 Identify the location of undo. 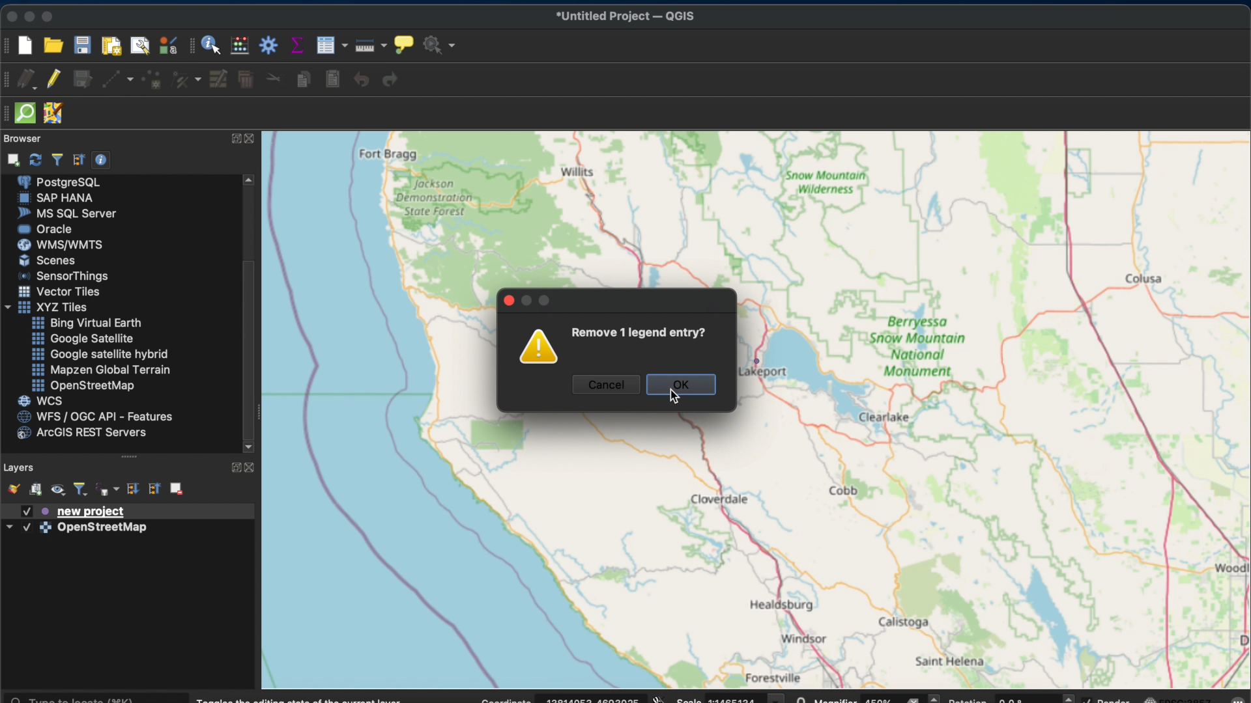
(362, 79).